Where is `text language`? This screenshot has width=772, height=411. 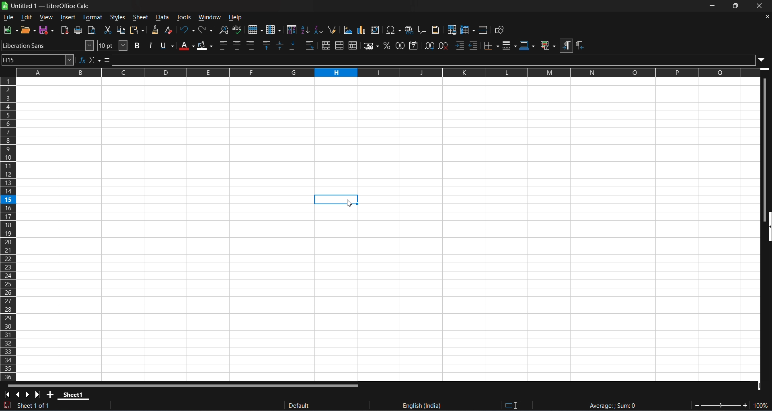
text language is located at coordinates (423, 405).